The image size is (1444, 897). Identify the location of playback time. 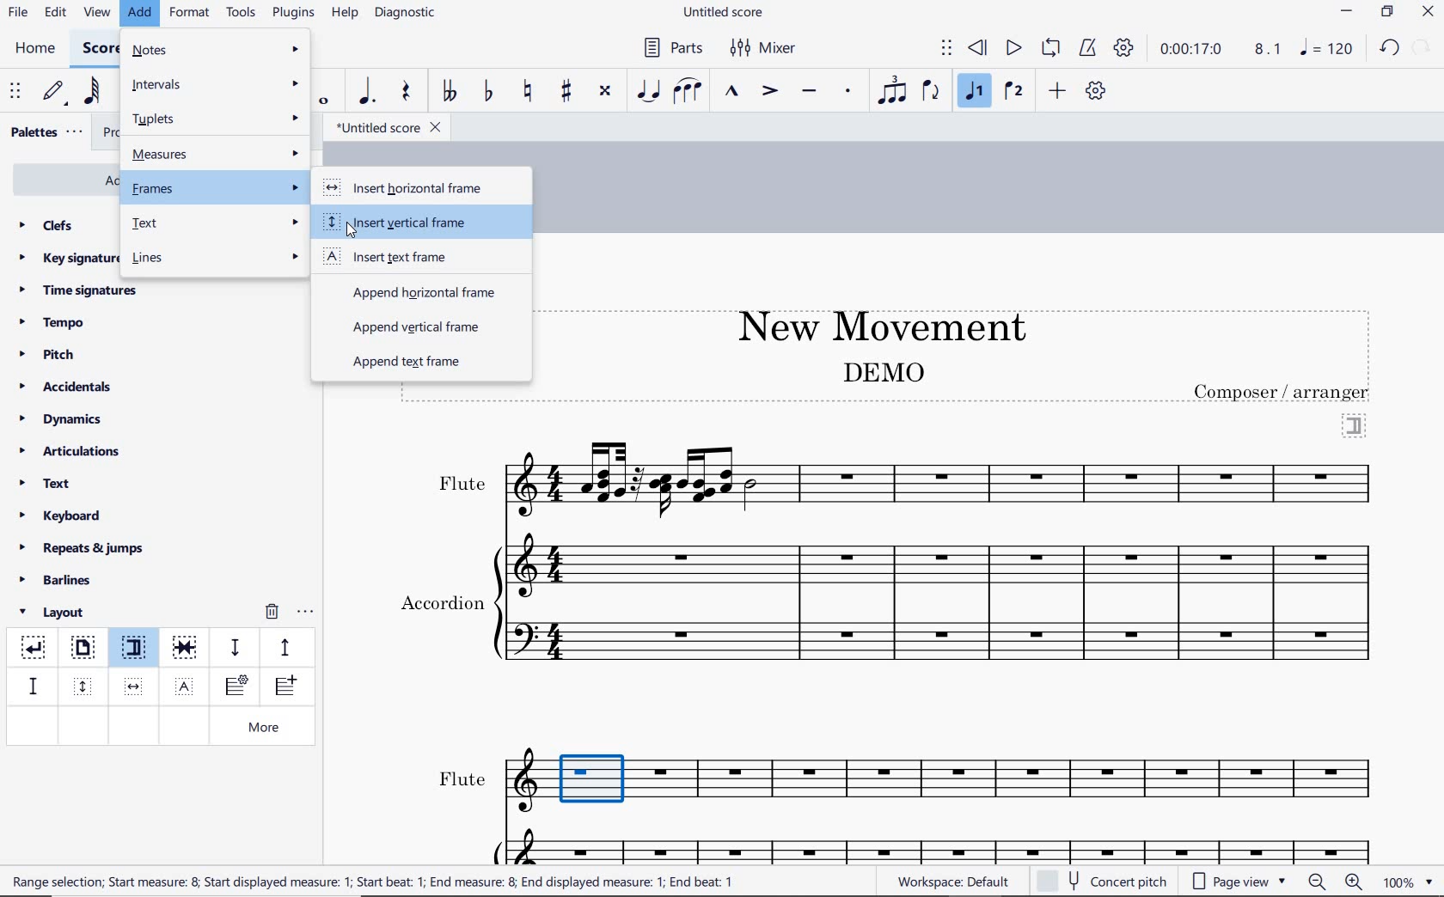
(1191, 49).